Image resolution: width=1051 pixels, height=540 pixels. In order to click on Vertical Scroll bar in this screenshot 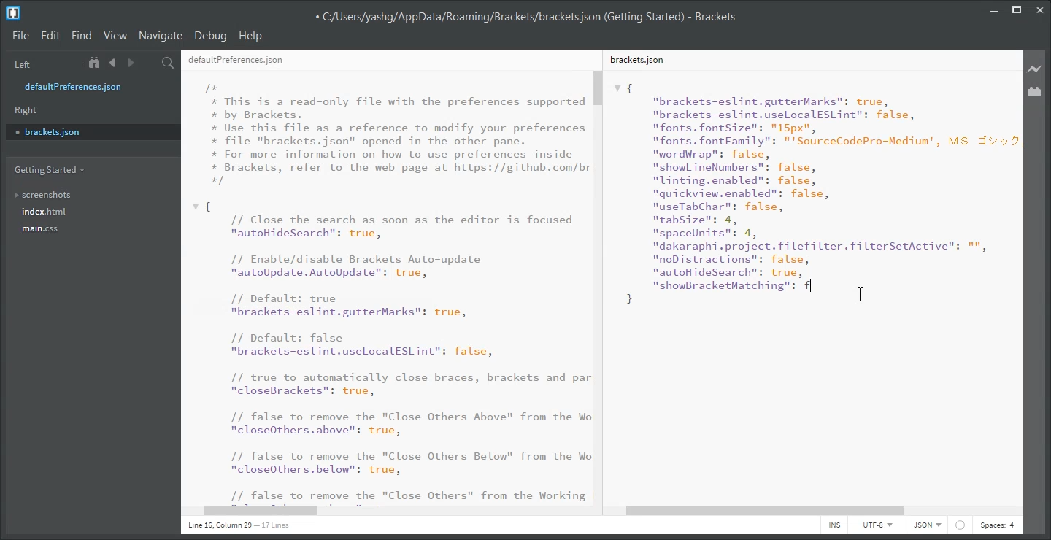, I will do `click(601, 286)`.